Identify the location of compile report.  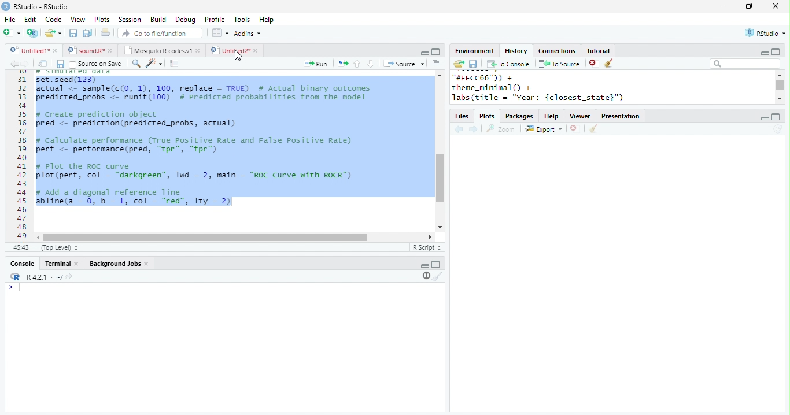
(175, 63).